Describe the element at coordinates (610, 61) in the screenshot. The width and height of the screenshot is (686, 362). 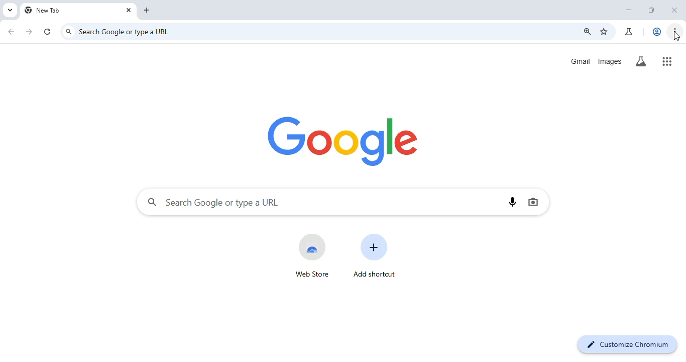
I see `images` at that location.